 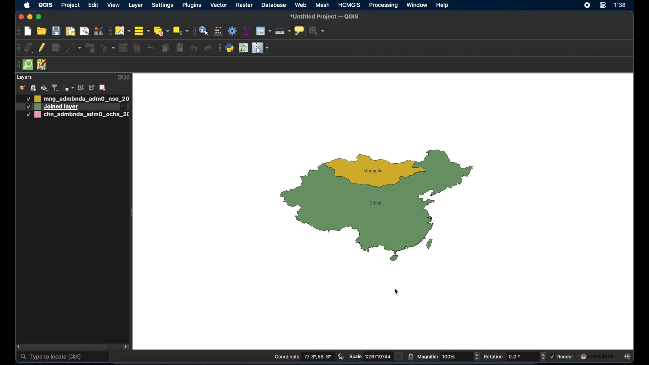 What do you see at coordinates (109, 31) in the screenshot?
I see `selection toolbar` at bounding box center [109, 31].